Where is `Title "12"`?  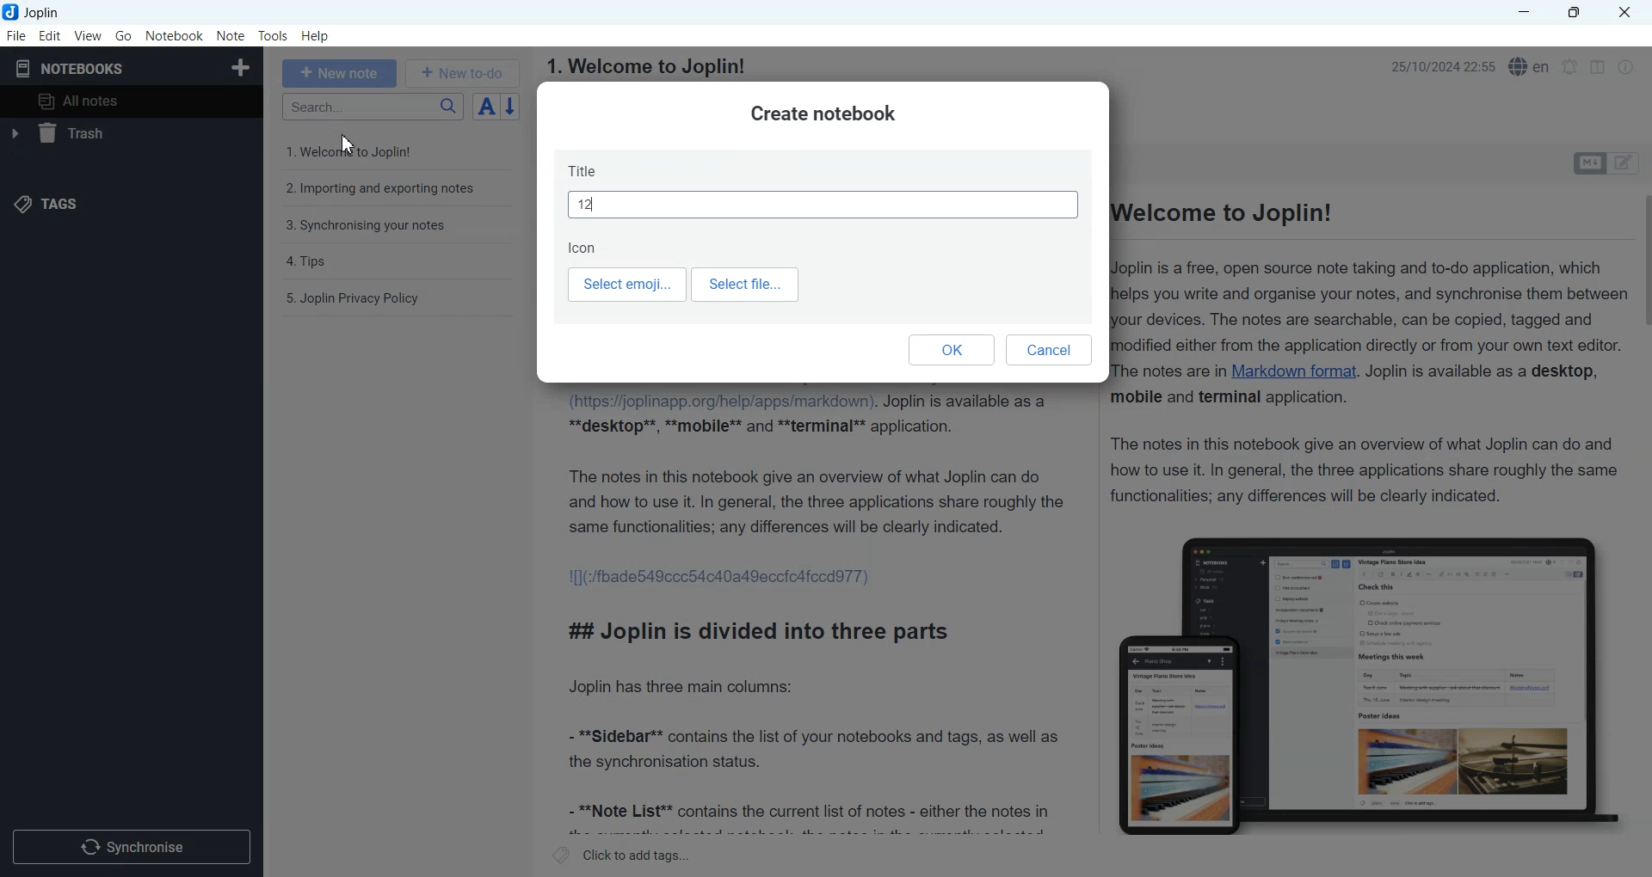 Title "12" is located at coordinates (587, 205).